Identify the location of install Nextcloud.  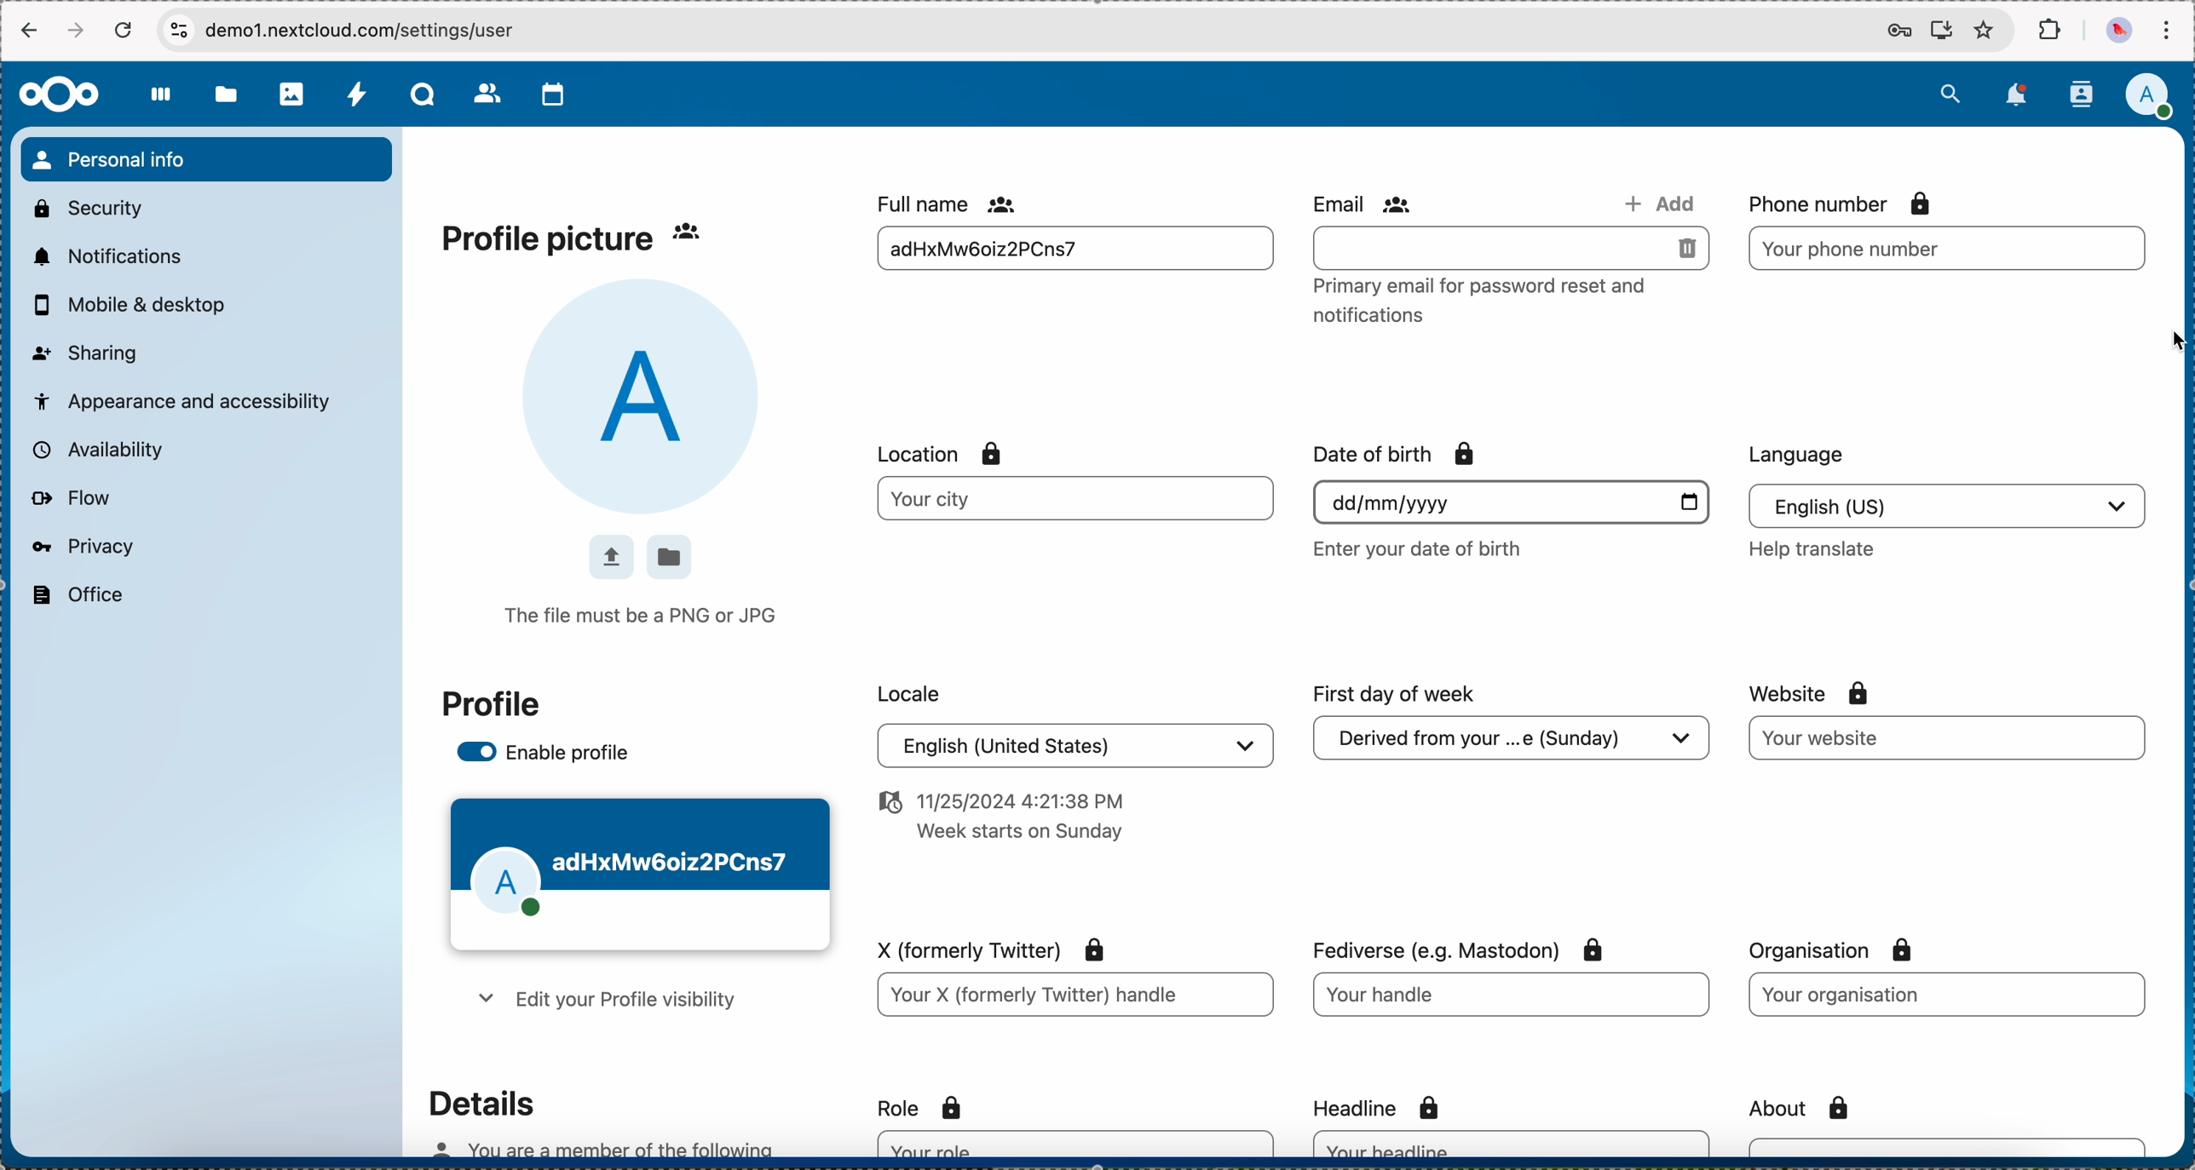
(1942, 32).